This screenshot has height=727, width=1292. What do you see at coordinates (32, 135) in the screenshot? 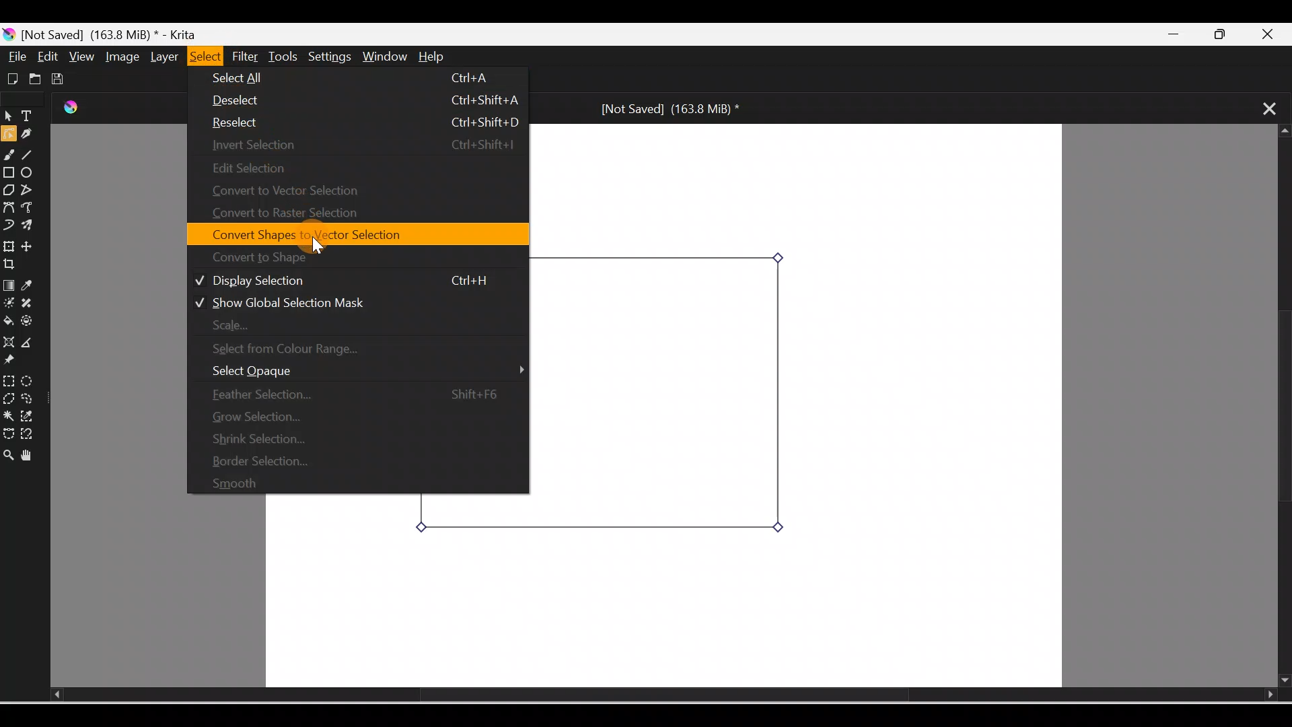
I see `Calligraphy` at bounding box center [32, 135].